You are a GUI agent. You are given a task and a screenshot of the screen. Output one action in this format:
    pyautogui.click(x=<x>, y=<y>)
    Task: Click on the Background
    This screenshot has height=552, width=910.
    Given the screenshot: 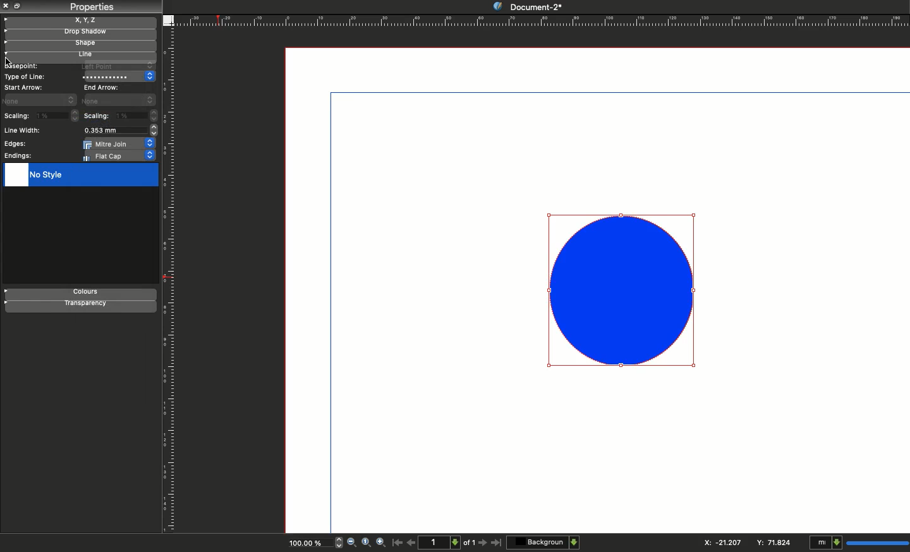 What is the action you would take?
    pyautogui.click(x=544, y=542)
    